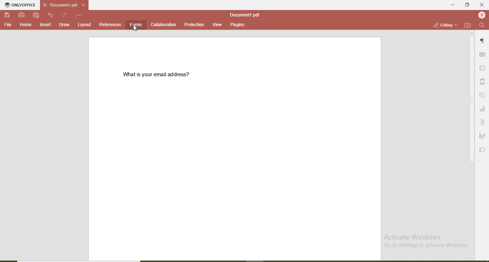 The width and height of the screenshot is (489, 262). What do you see at coordinates (21, 14) in the screenshot?
I see `print` at bounding box center [21, 14].